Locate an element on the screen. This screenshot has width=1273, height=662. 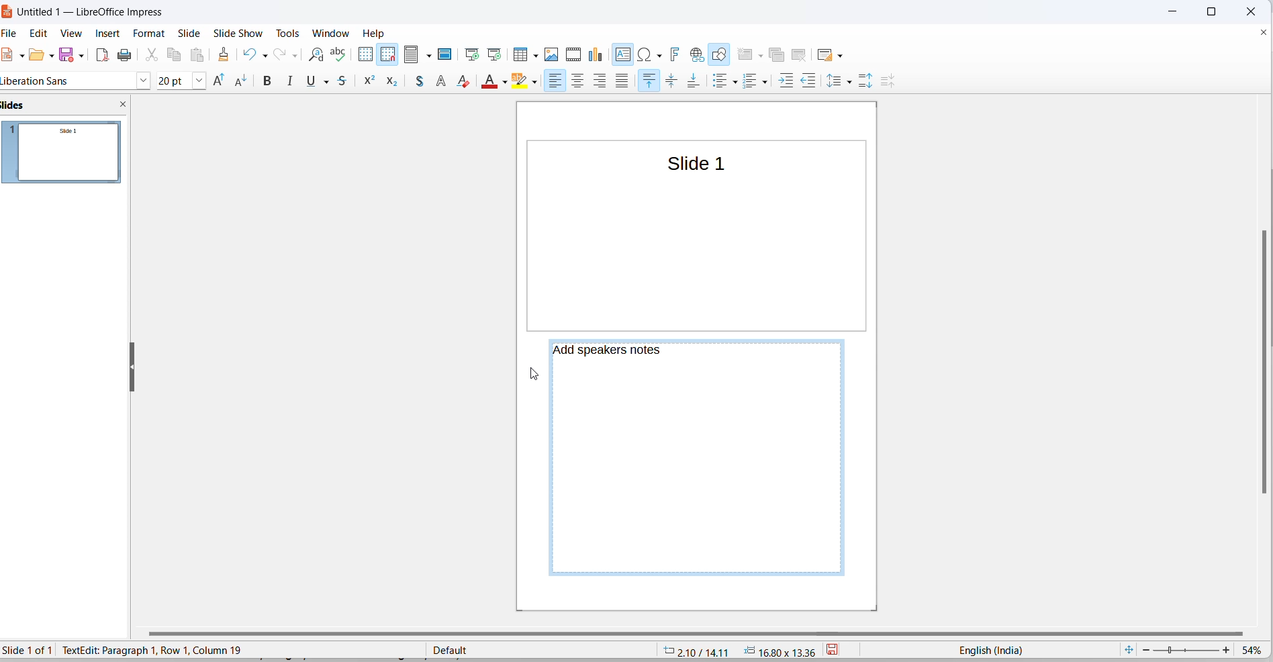
window is located at coordinates (330, 32).